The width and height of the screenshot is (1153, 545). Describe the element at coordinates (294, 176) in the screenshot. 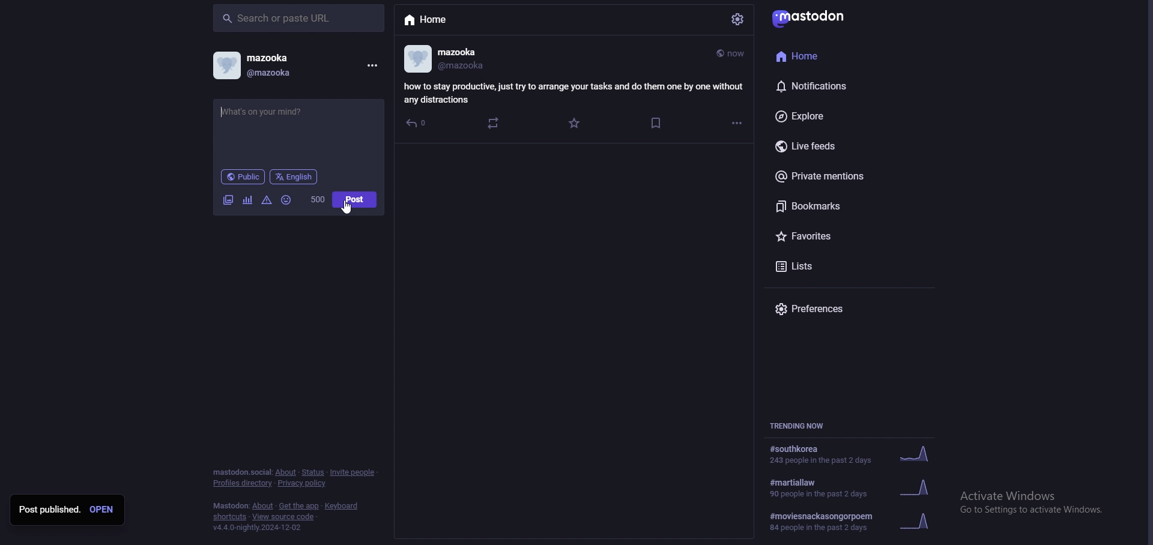

I see `language` at that location.